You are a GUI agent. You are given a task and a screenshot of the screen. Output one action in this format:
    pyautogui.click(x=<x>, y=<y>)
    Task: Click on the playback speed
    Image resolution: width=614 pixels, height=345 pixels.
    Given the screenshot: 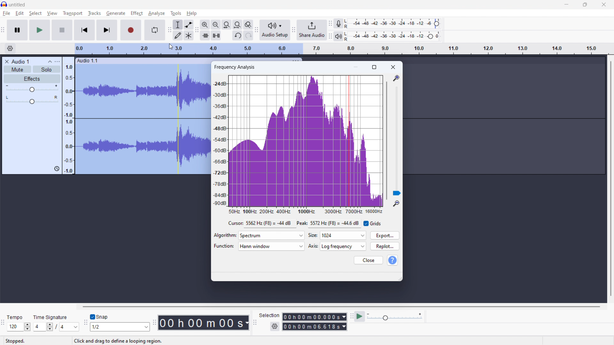 What is the action you would take?
    pyautogui.click(x=395, y=317)
    